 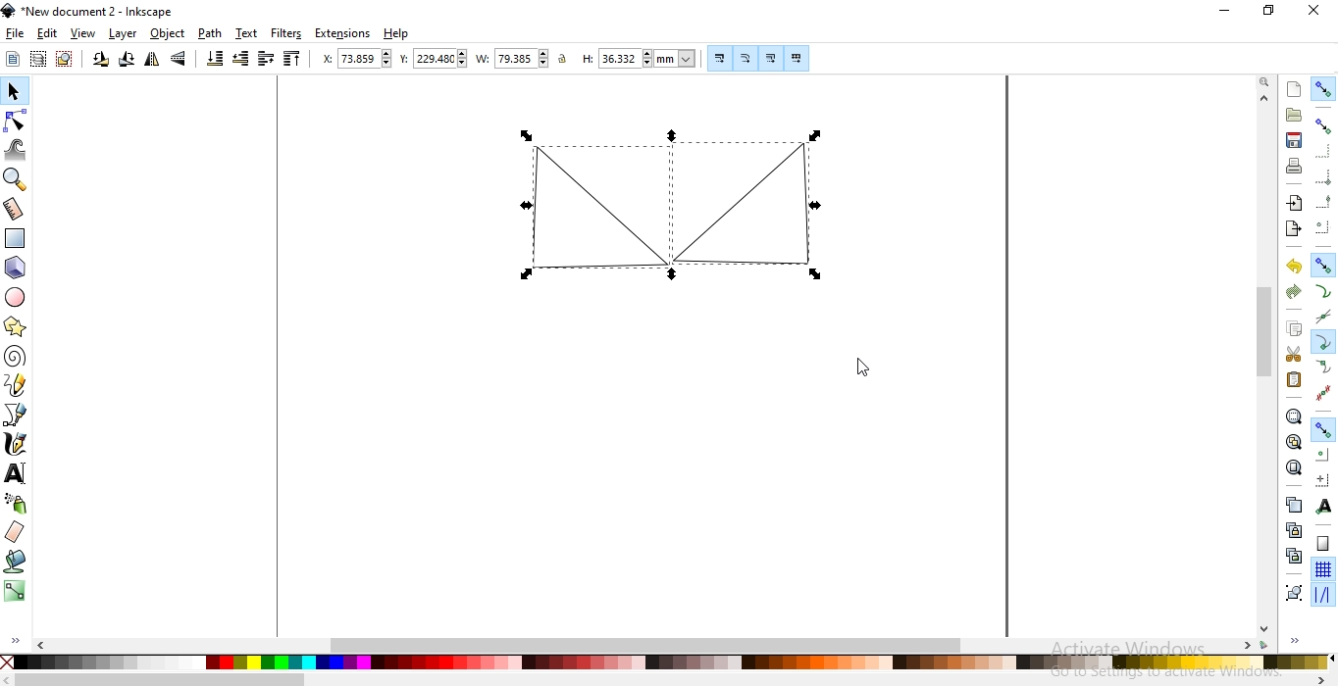 I want to click on enable snapping, so click(x=1323, y=89).